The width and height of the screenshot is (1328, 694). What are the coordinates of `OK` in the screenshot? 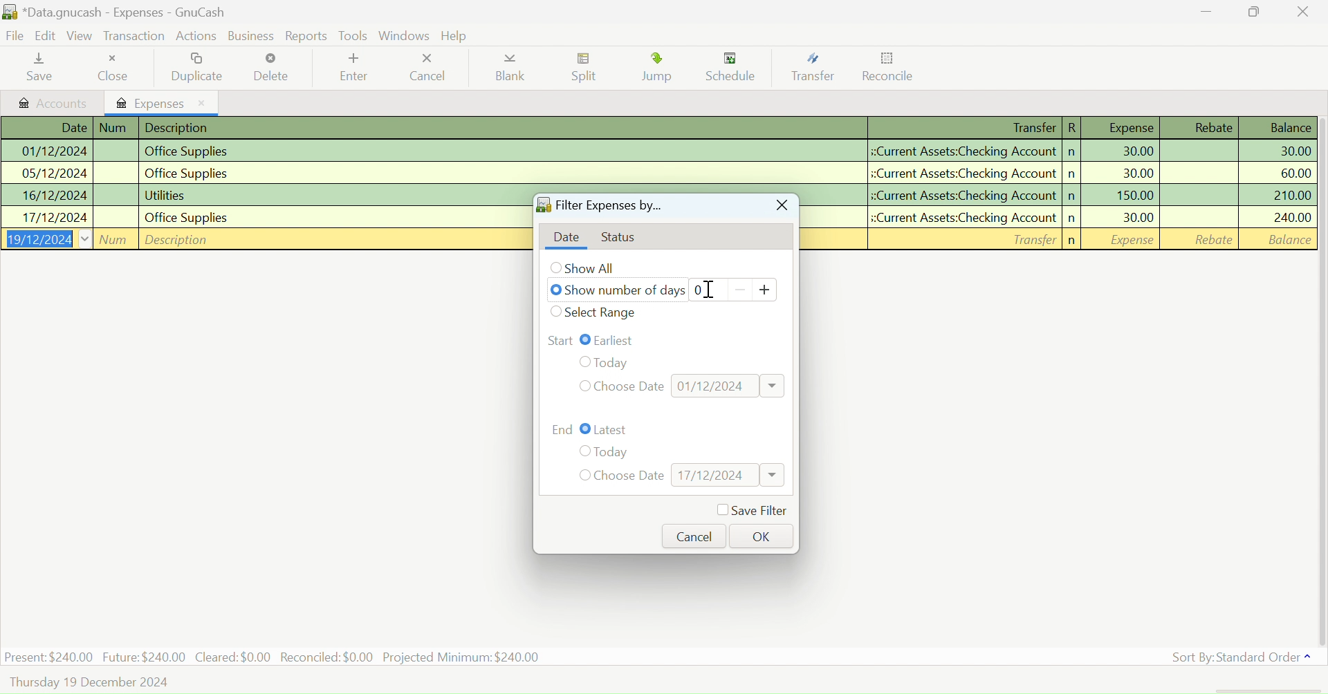 It's located at (759, 535).